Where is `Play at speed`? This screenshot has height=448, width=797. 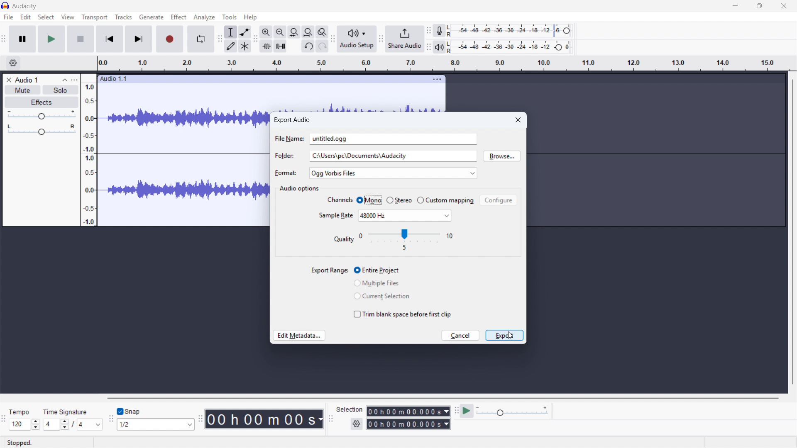
Play at speed is located at coordinates (467, 411).